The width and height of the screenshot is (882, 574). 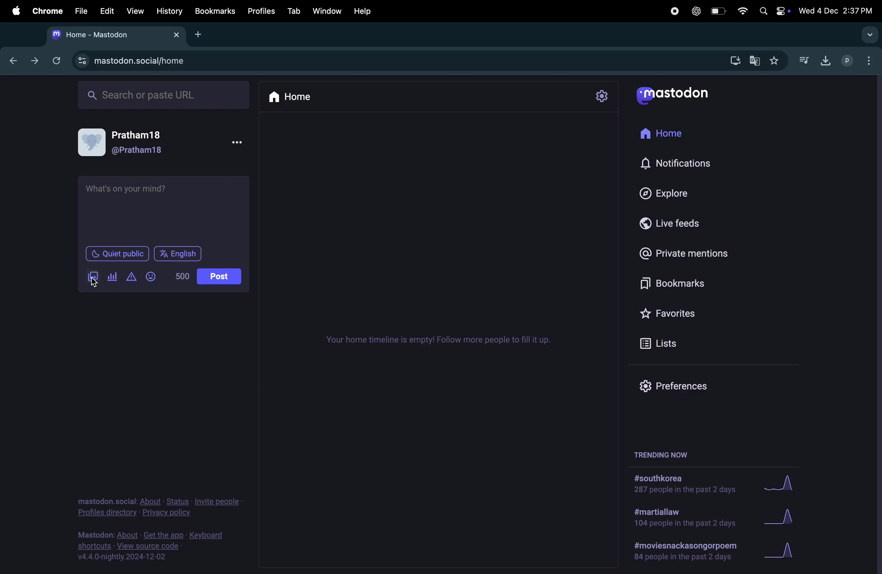 What do you see at coordinates (670, 193) in the screenshot?
I see `Explore` at bounding box center [670, 193].